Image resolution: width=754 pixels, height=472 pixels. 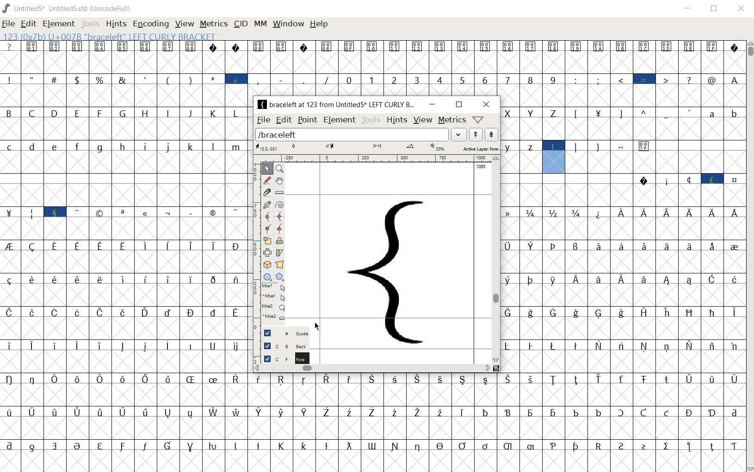 What do you see at coordinates (68, 9) in the screenshot?
I see `UNTITLED5* uNTITLED5.SFD (UnicodeFull)` at bounding box center [68, 9].